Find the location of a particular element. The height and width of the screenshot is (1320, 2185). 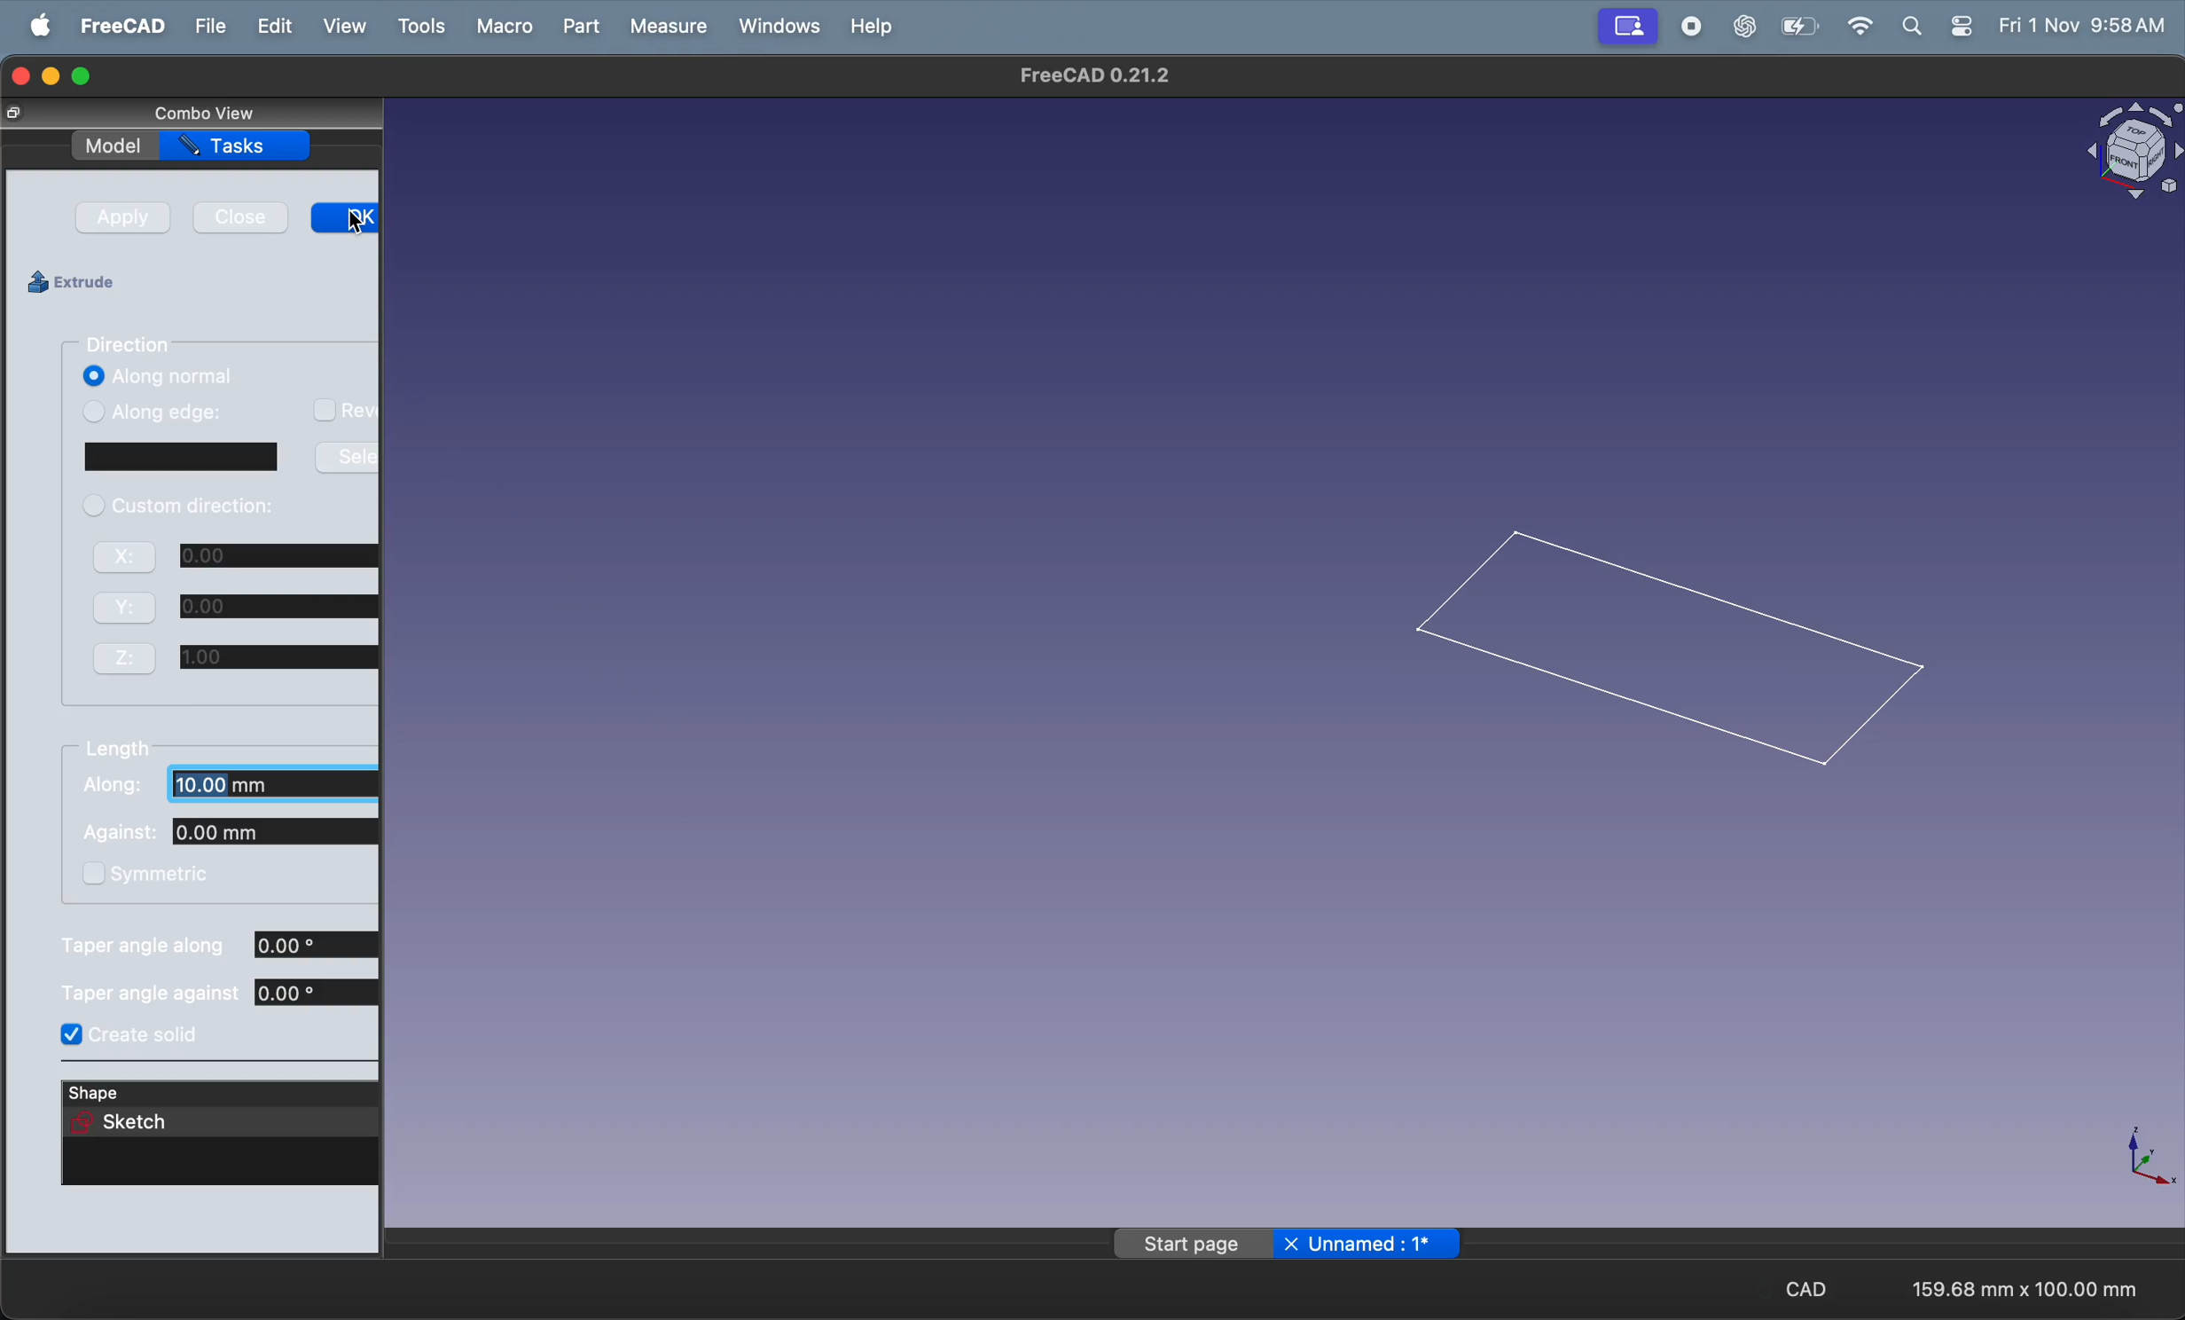

help is located at coordinates (872, 31).